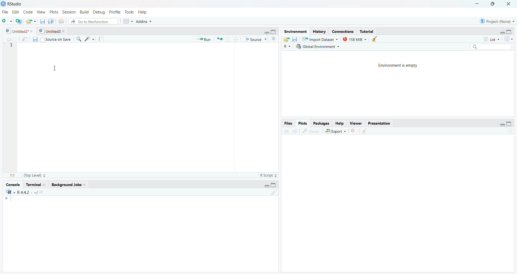  Describe the element at coordinates (19, 21) in the screenshot. I see `Create project` at that location.